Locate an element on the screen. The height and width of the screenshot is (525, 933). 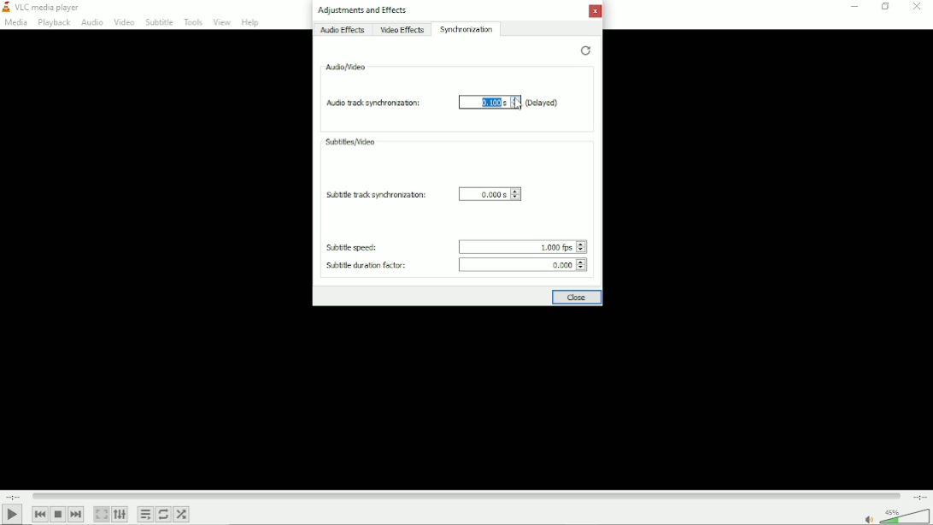
Toggle video in fullscreen is located at coordinates (102, 514).